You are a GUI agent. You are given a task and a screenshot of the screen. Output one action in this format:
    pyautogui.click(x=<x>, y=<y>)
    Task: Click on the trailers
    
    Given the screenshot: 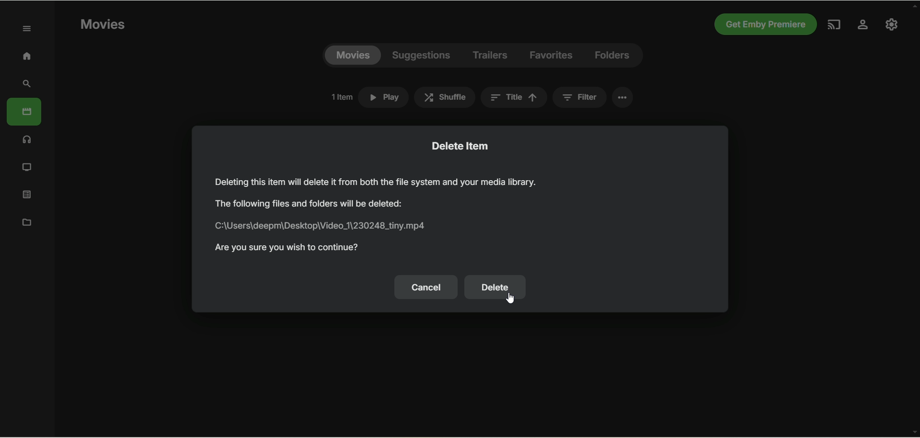 What is the action you would take?
    pyautogui.click(x=491, y=56)
    